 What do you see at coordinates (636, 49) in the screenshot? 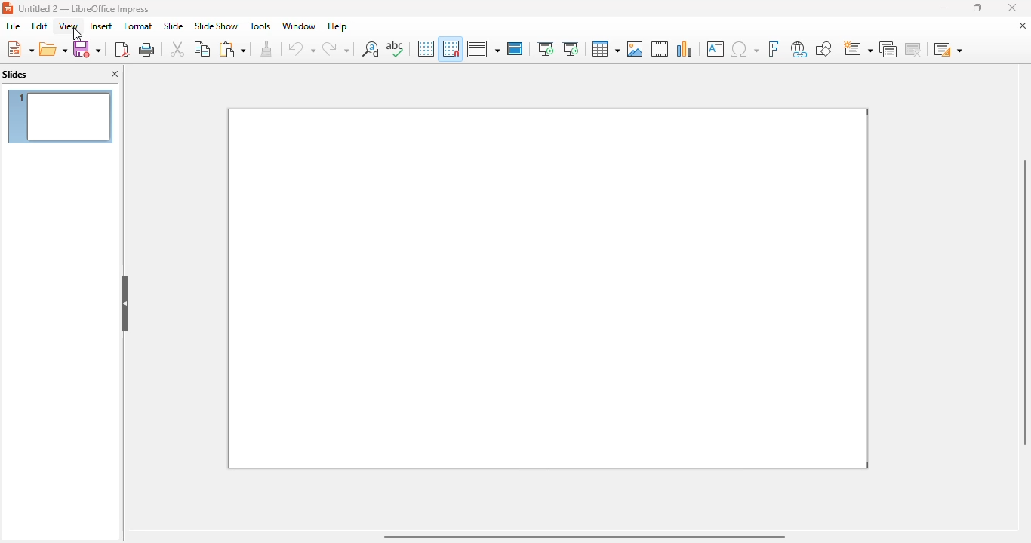
I see `insert image` at bounding box center [636, 49].